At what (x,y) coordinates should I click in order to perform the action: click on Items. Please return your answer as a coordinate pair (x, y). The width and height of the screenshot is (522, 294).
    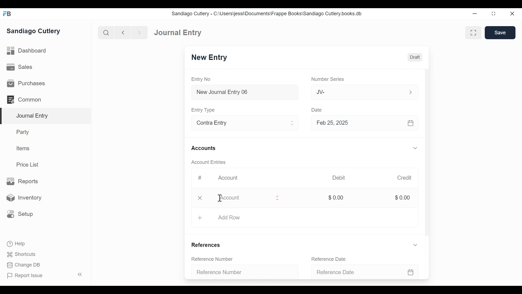
    Looking at the image, I should click on (23, 148).